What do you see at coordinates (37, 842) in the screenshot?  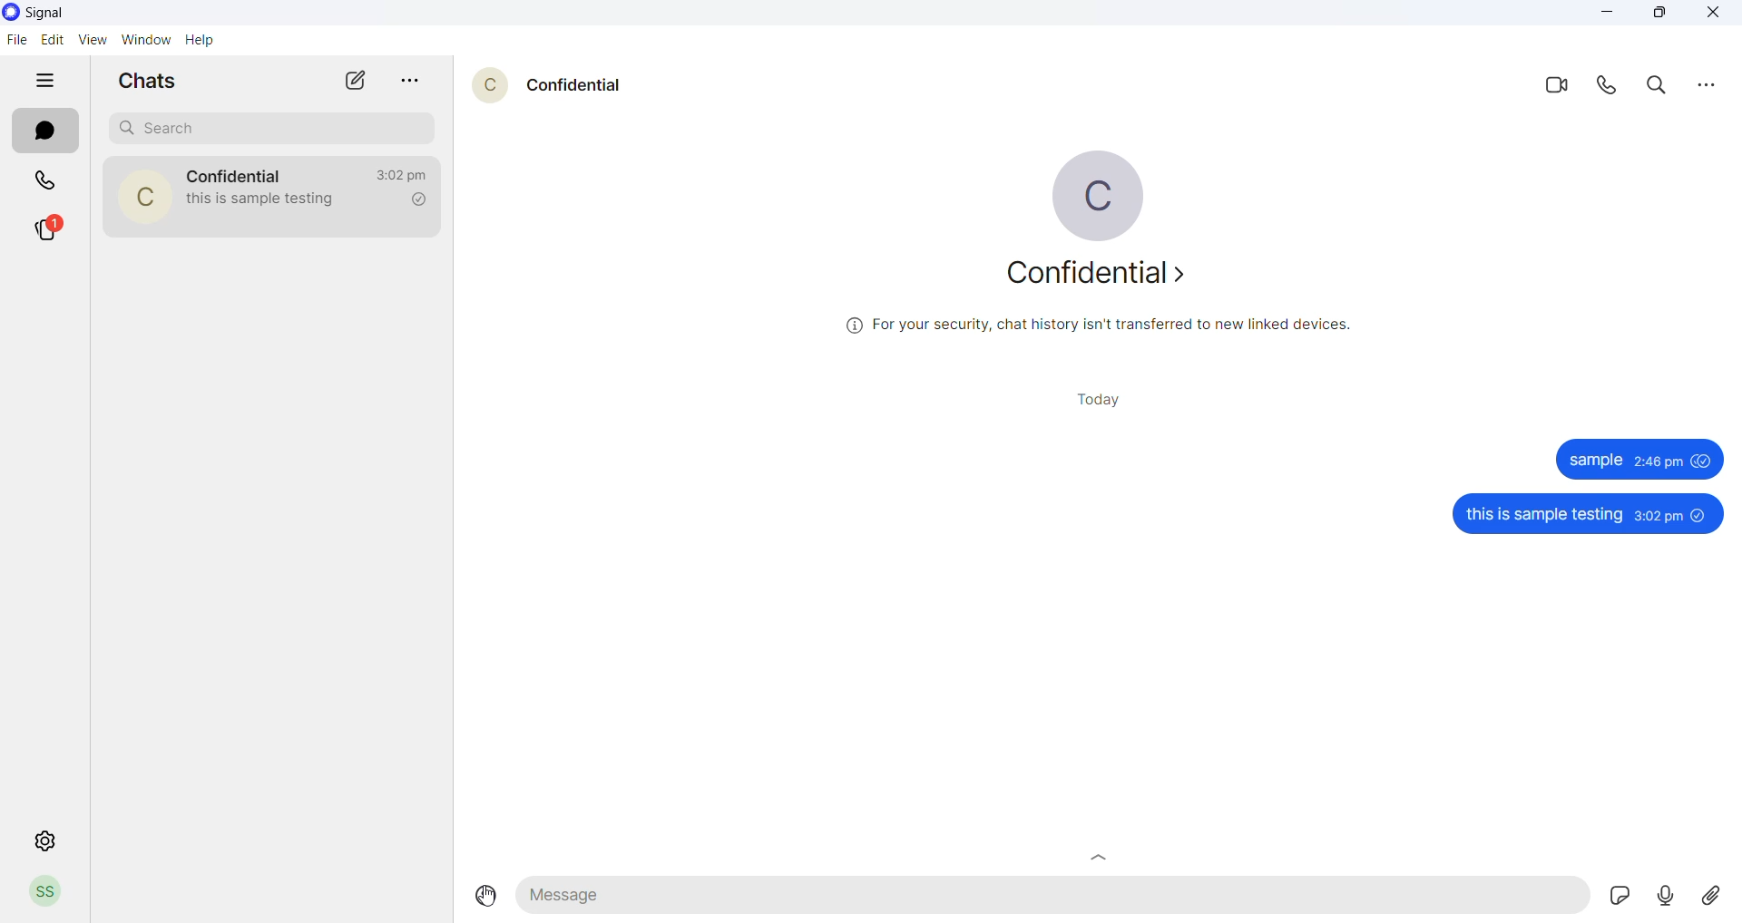 I see `settings` at bounding box center [37, 842].